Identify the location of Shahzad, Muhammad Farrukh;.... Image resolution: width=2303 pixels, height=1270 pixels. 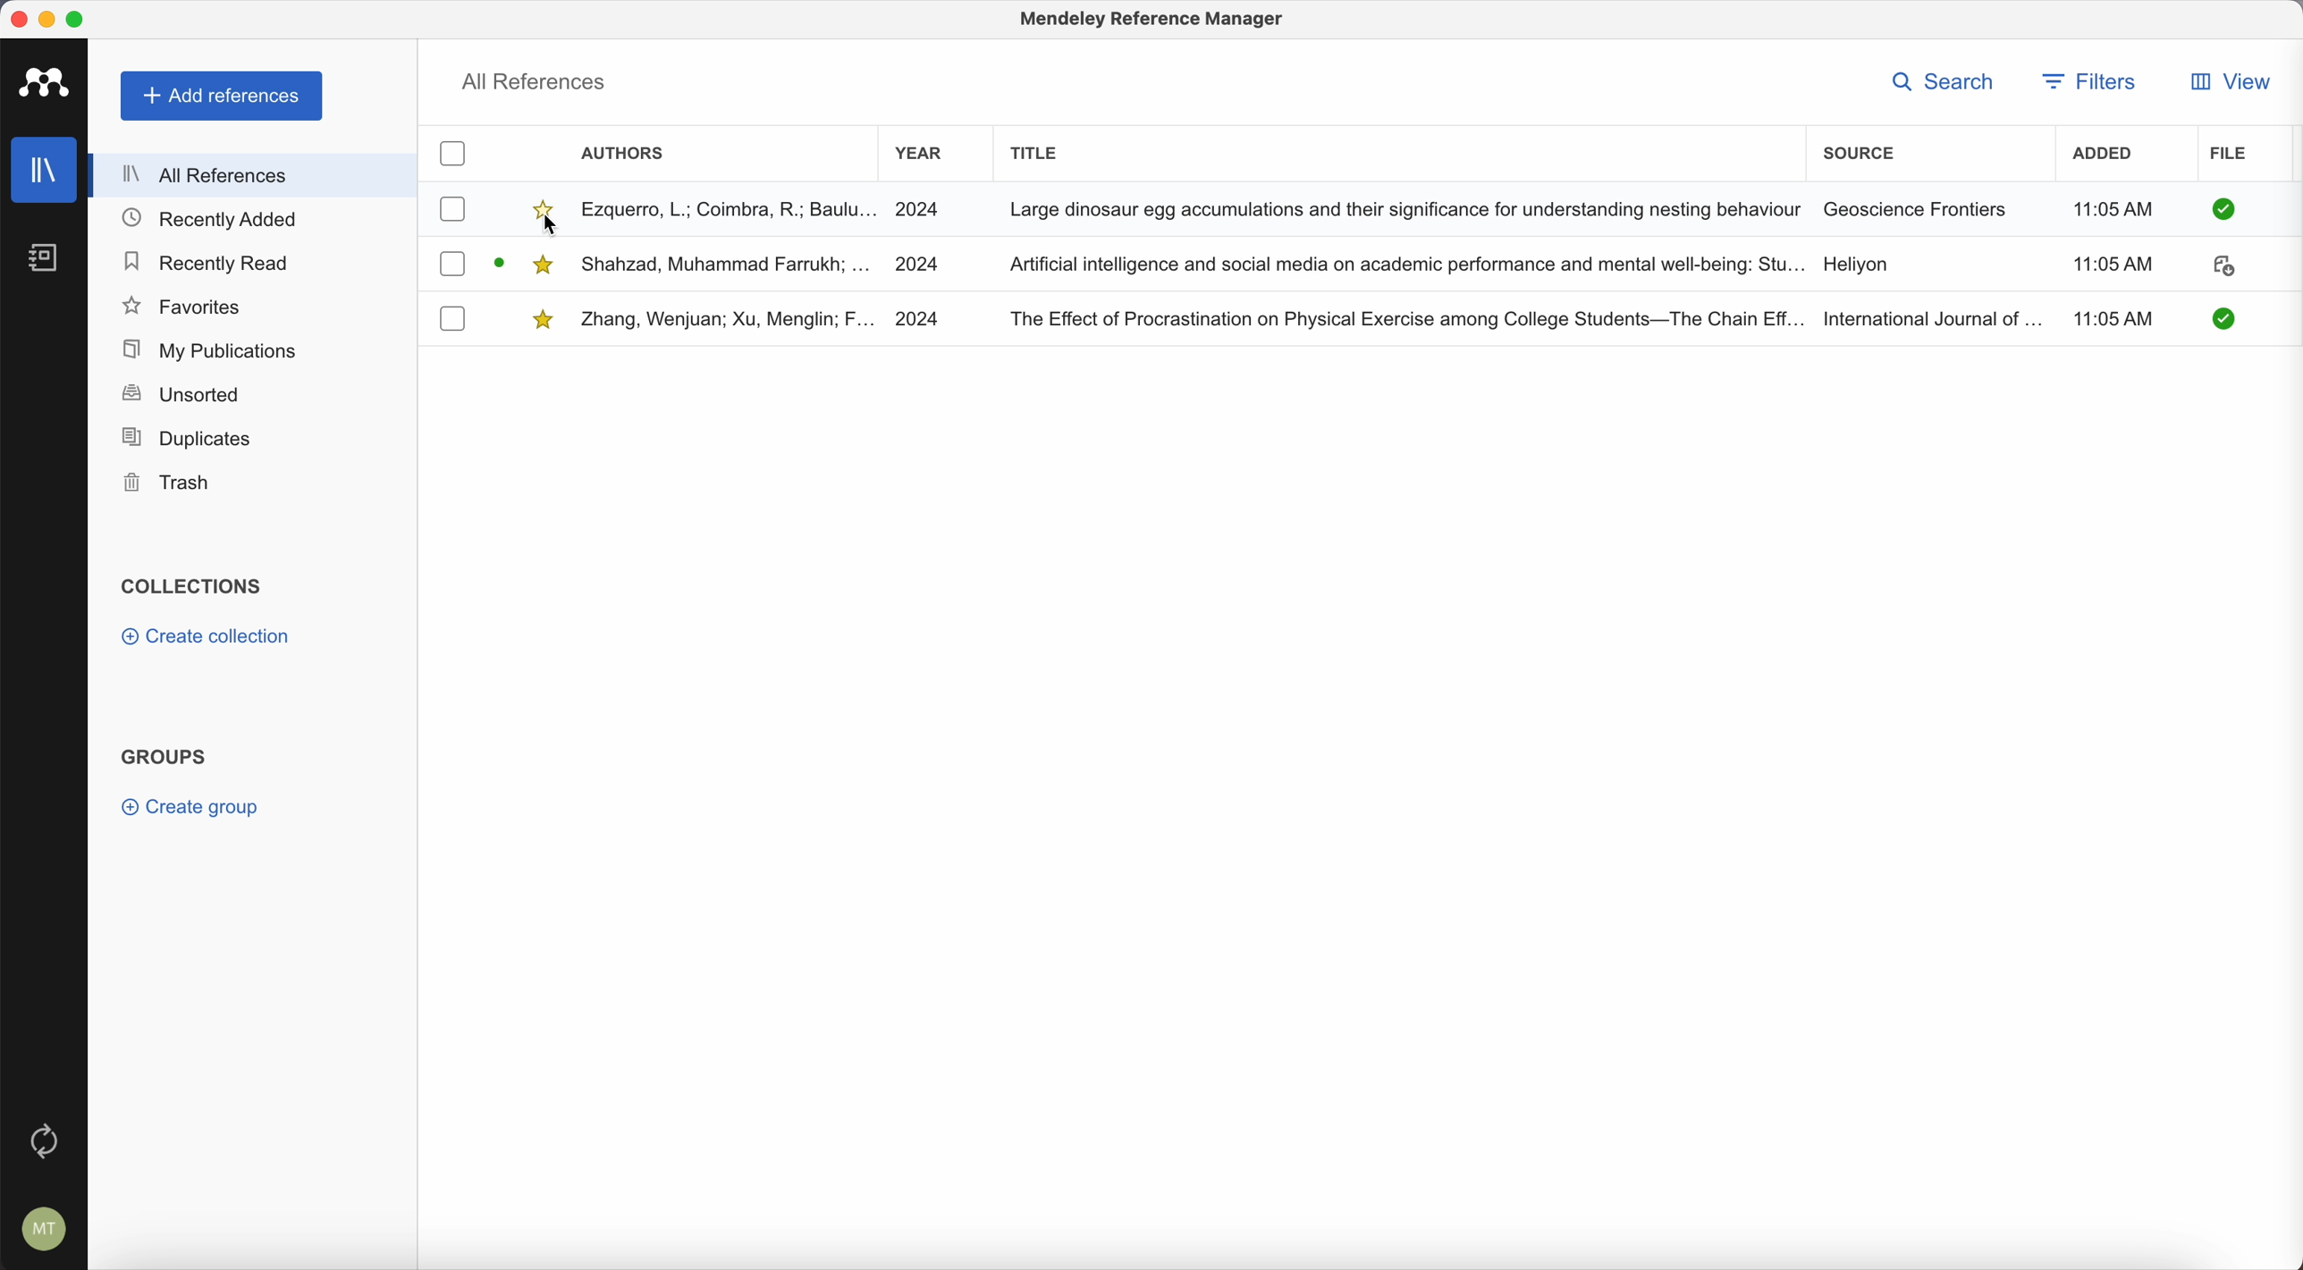
(729, 263).